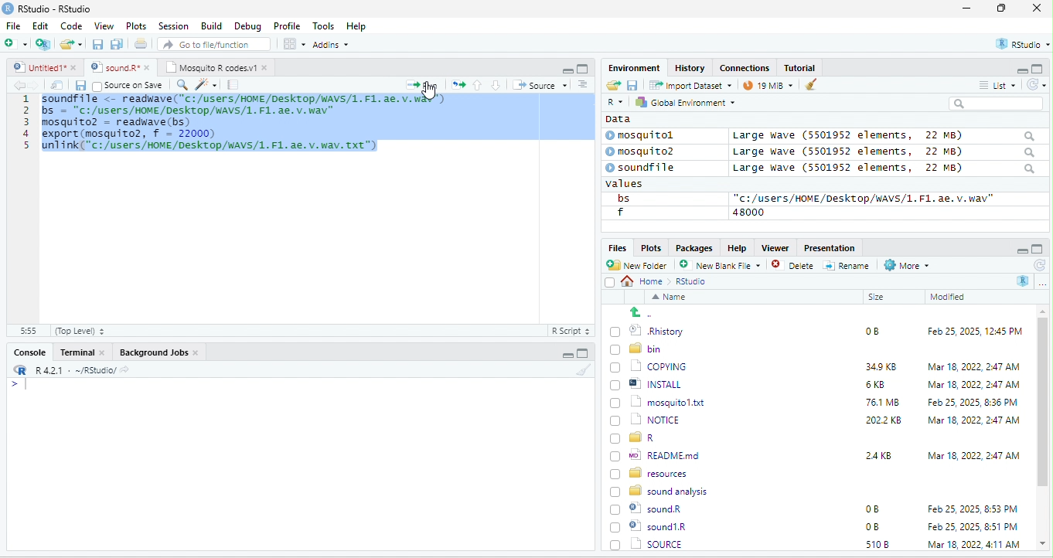 The height and width of the screenshot is (558, 1053). What do you see at coordinates (632, 184) in the screenshot?
I see `values` at bounding box center [632, 184].